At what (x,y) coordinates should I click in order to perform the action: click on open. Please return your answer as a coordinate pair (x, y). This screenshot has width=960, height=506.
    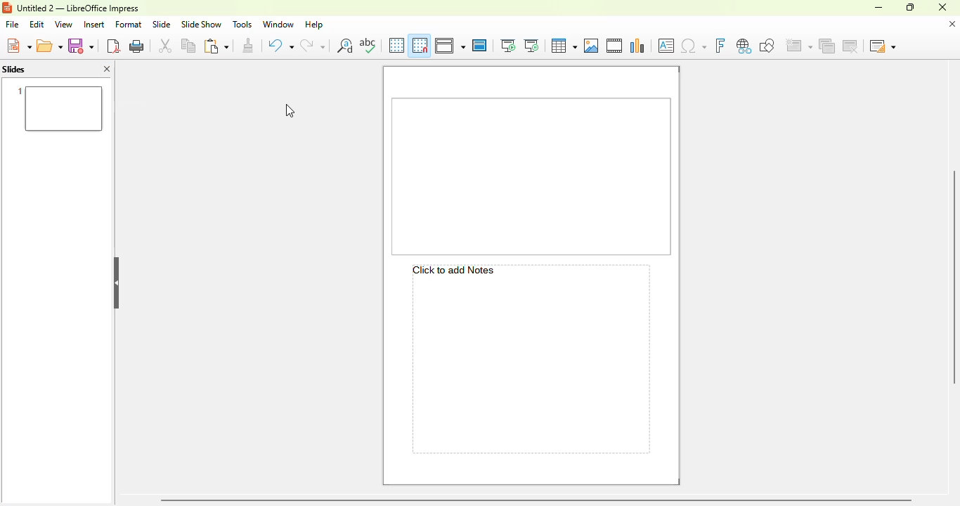
    Looking at the image, I should click on (50, 45).